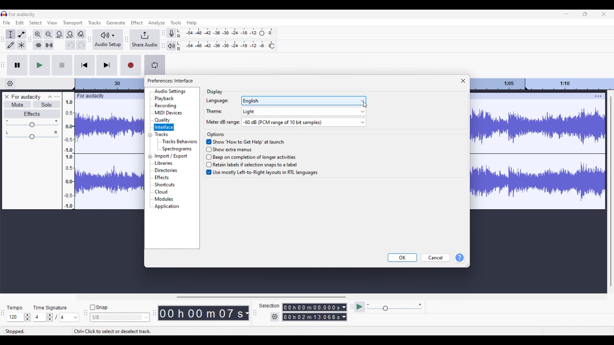 The height and width of the screenshot is (345, 614). What do you see at coordinates (69, 154) in the screenshot?
I see `Scale to measure intensity of sound` at bounding box center [69, 154].